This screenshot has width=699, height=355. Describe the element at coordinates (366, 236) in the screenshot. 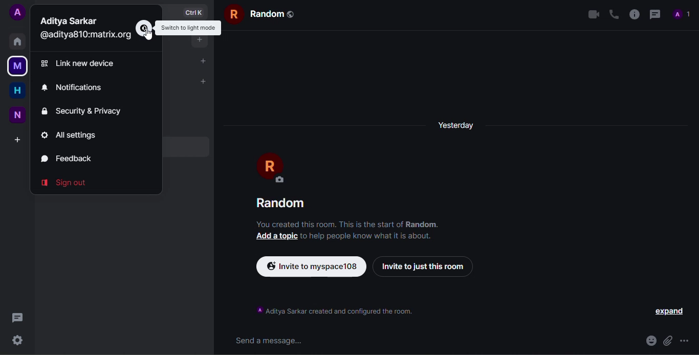

I see `to help people know what it is about.` at that location.